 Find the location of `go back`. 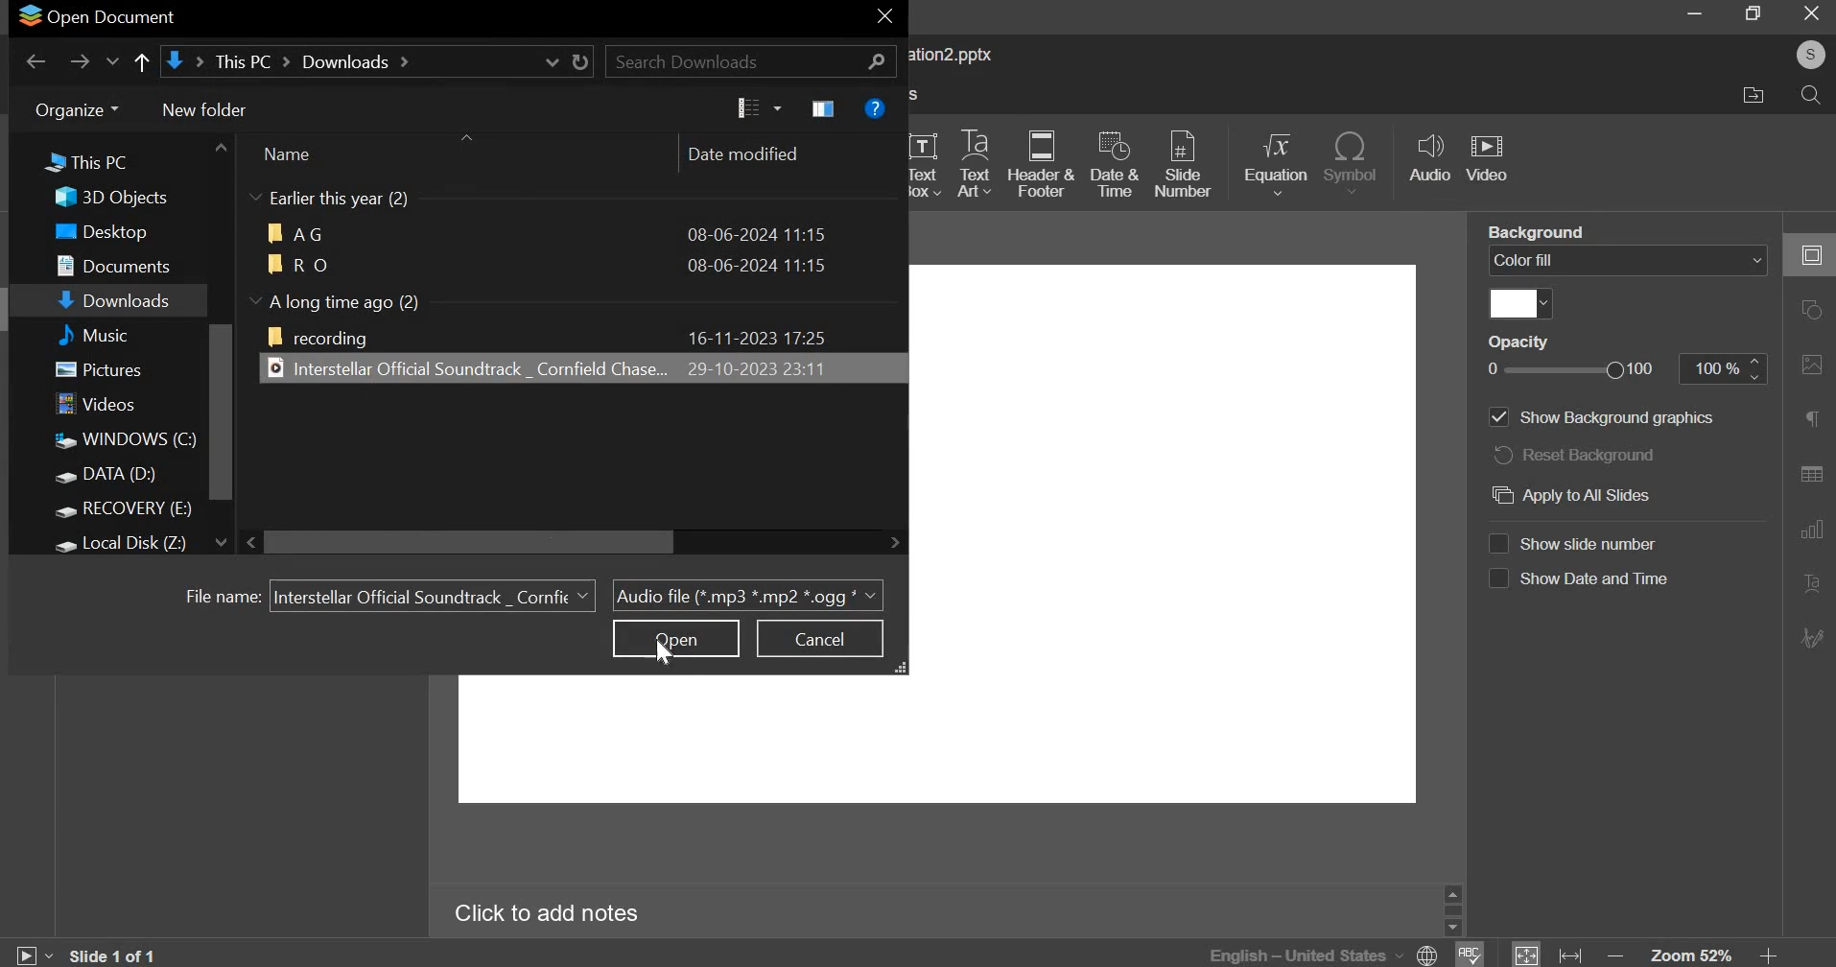

go back is located at coordinates (35, 58).